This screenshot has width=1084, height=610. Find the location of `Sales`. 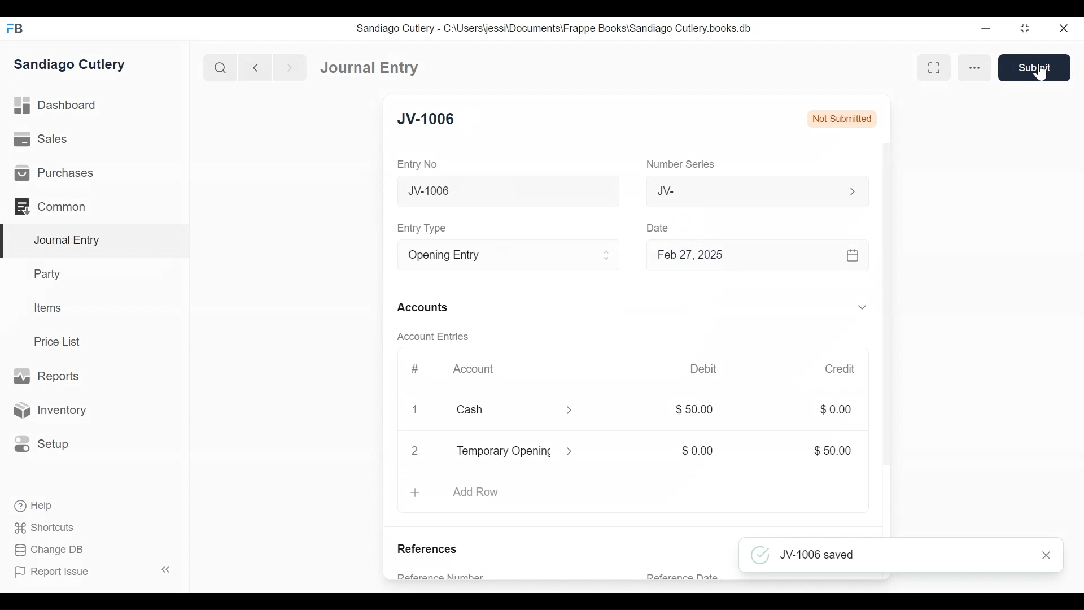

Sales is located at coordinates (41, 138).